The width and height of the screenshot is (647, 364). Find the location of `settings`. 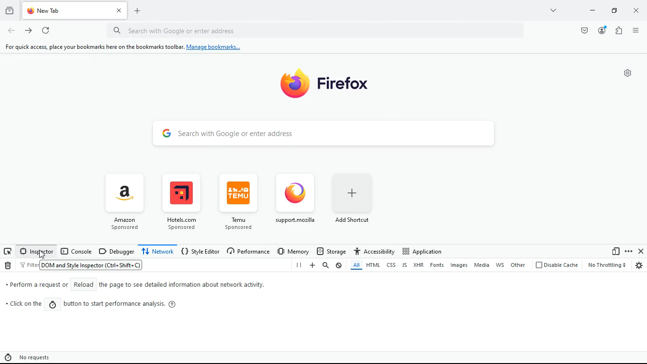

settings is located at coordinates (628, 73).